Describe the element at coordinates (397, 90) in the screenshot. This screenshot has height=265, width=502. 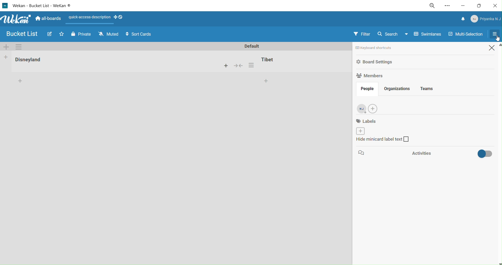
I see `organizations` at that location.